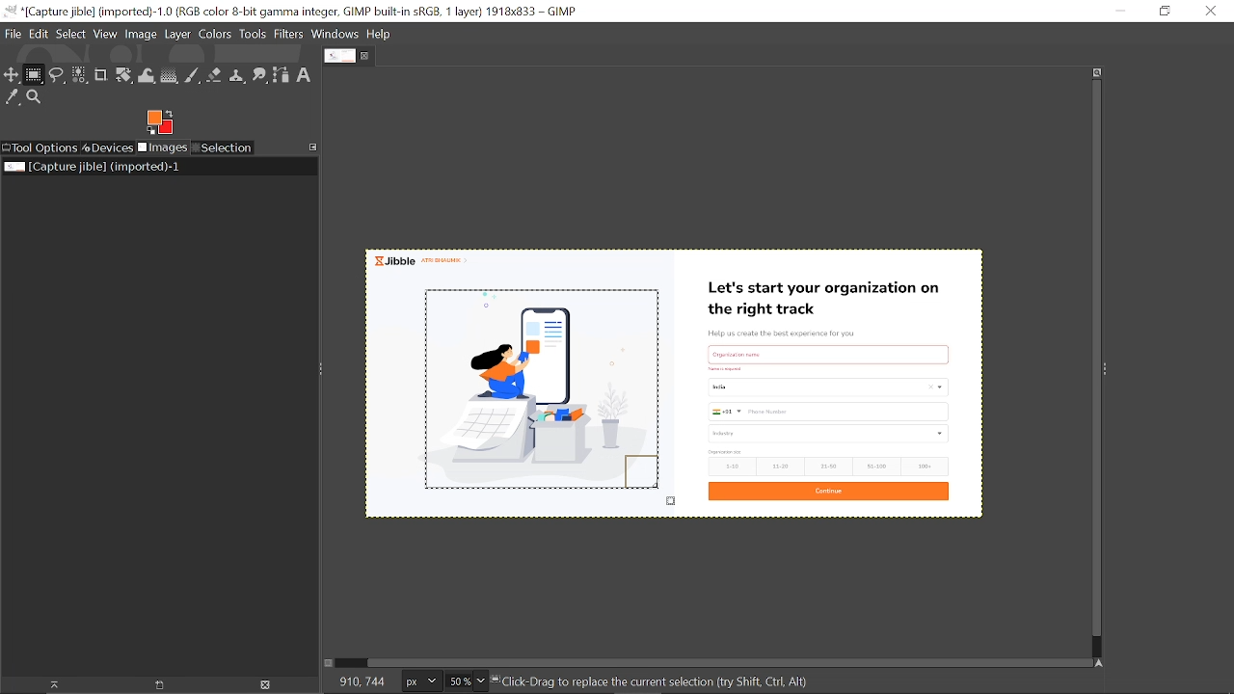 Image resolution: width=1234 pixels, height=694 pixels. I want to click on Edit, so click(39, 33).